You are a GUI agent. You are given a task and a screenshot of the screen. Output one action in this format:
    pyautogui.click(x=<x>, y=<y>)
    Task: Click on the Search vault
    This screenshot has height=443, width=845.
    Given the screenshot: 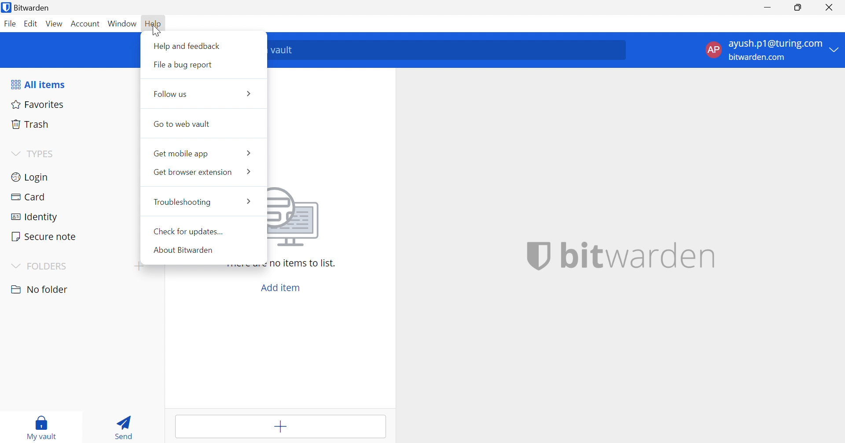 What is the action you would take?
    pyautogui.click(x=448, y=50)
    